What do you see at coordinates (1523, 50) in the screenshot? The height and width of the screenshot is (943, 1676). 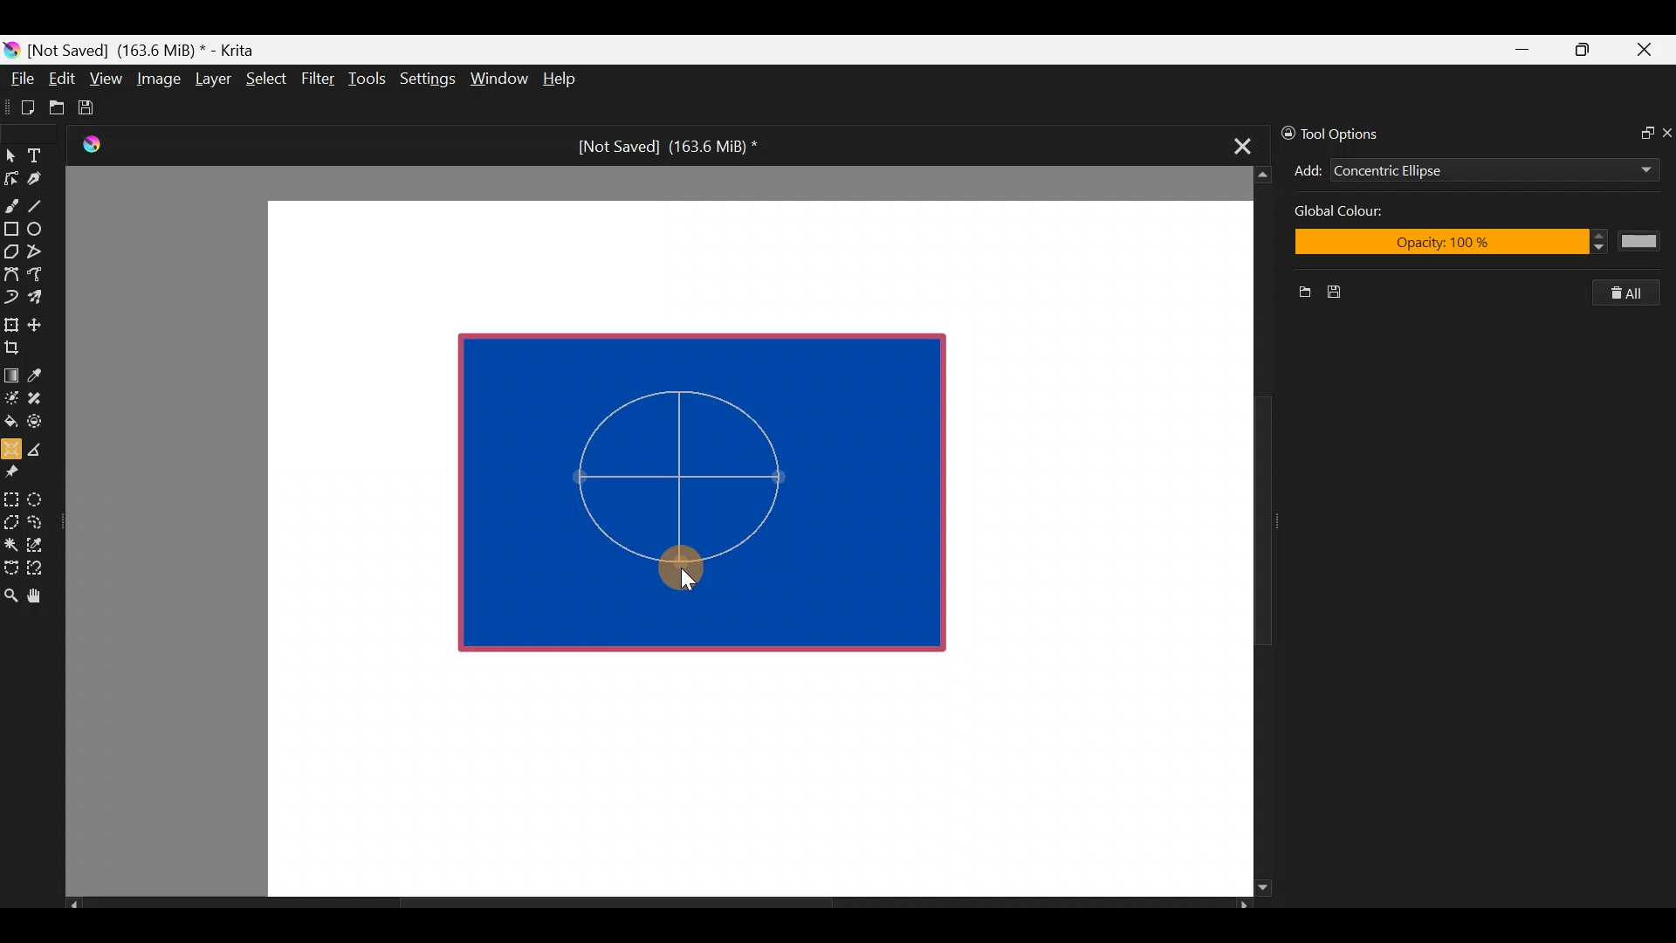 I see `Minimize` at bounding box center [1523, 50].